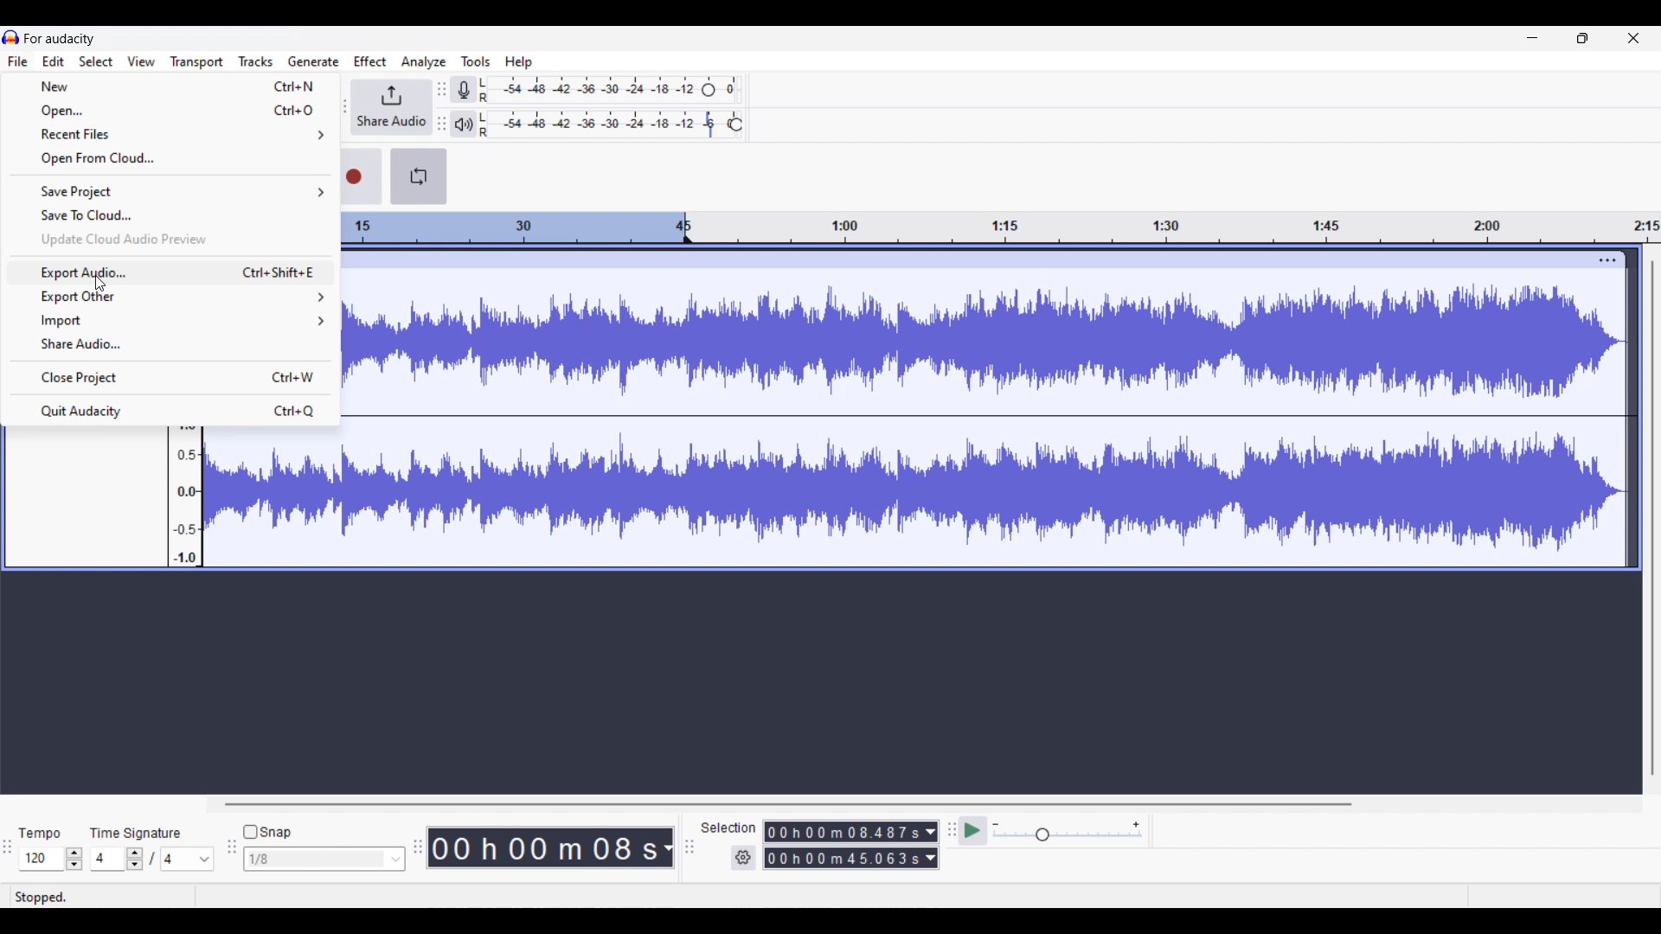 The width and height of the screenshot is (1661, 934). What do you see at coordinates (735, 125) in the screenshot?
I see `Header to change playback speed` at bounding box center [735, 125].